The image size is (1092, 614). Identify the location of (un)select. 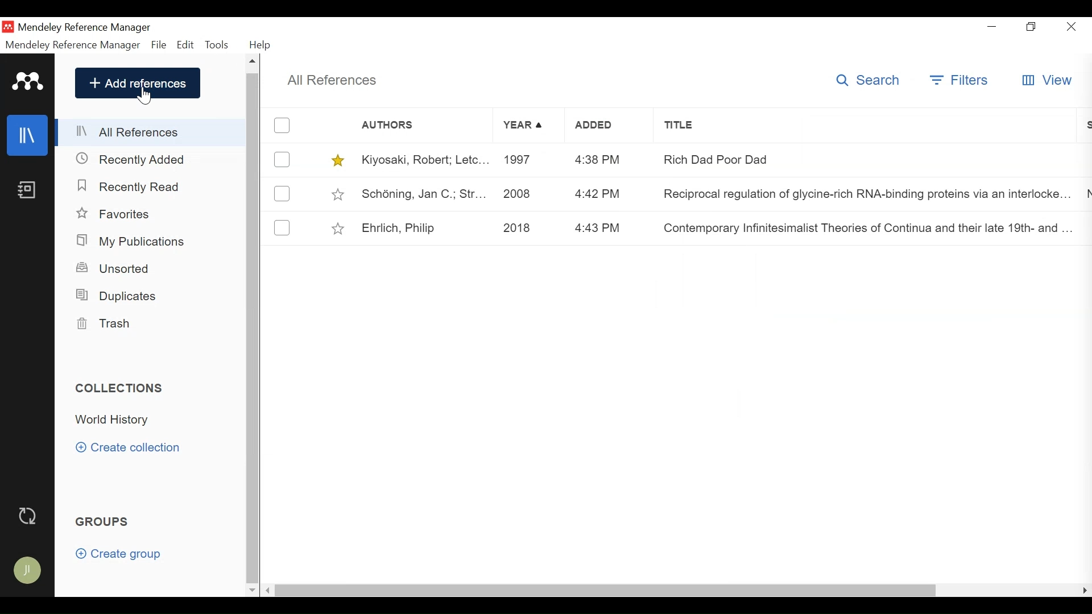
(282, 126).